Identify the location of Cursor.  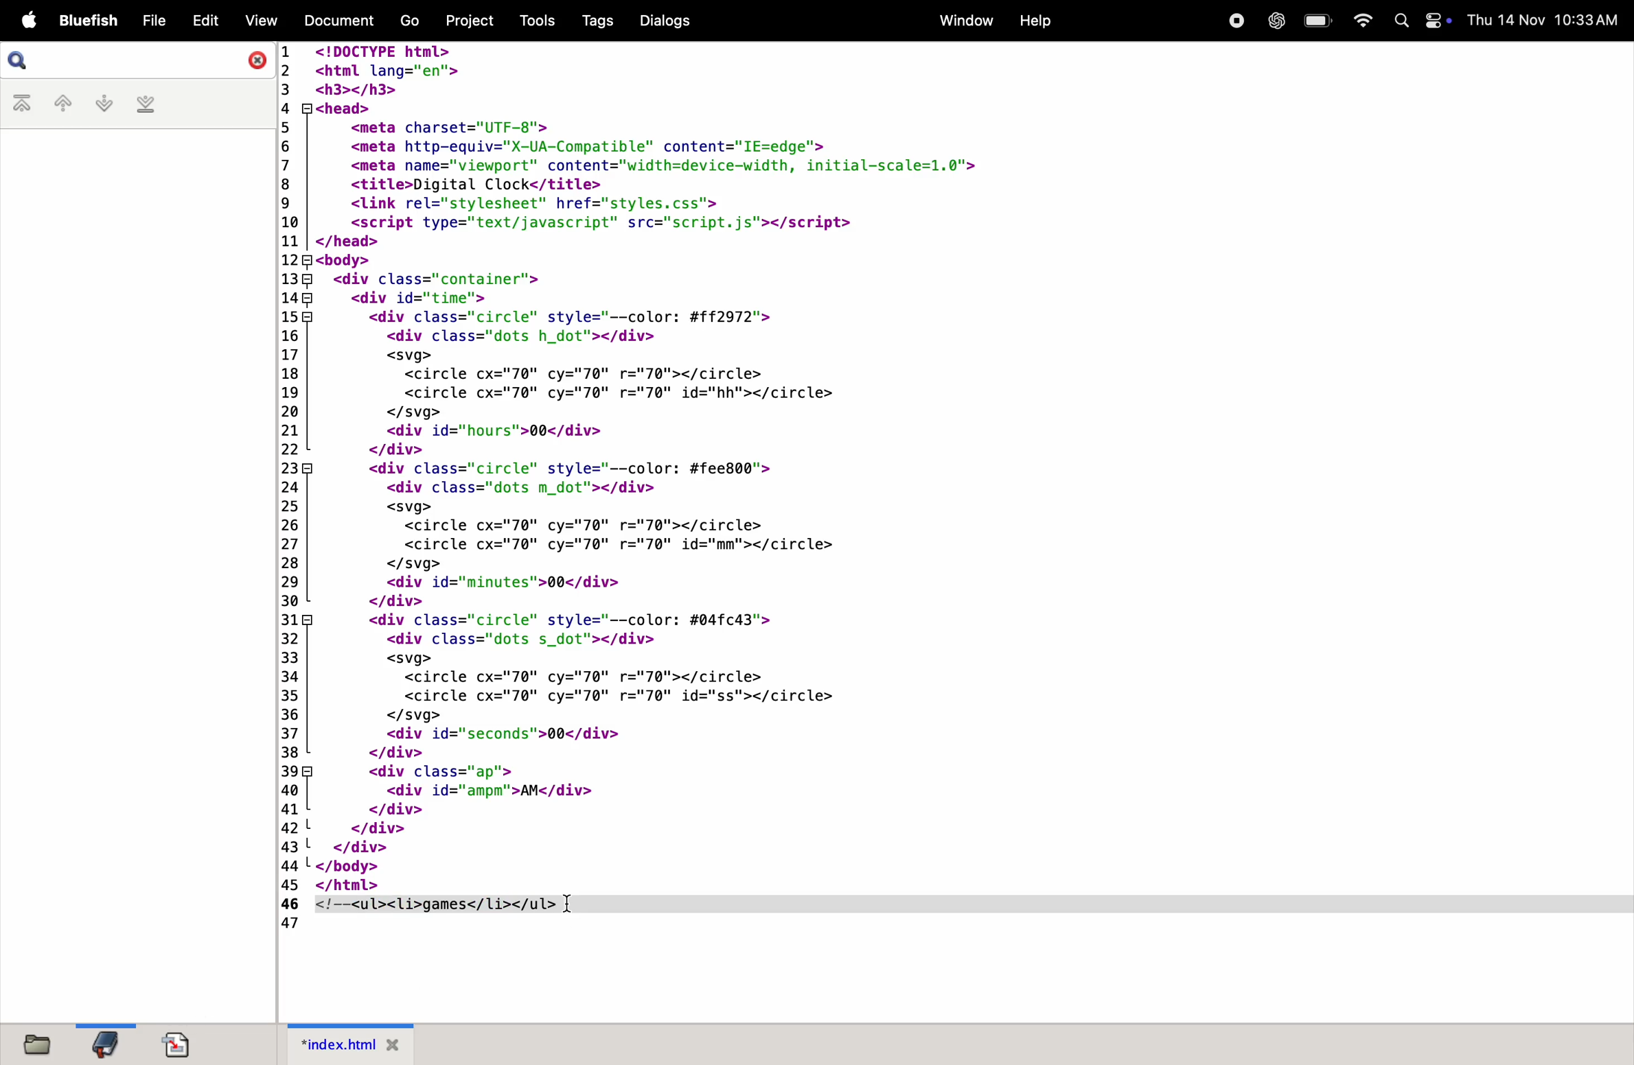
(567, 905).